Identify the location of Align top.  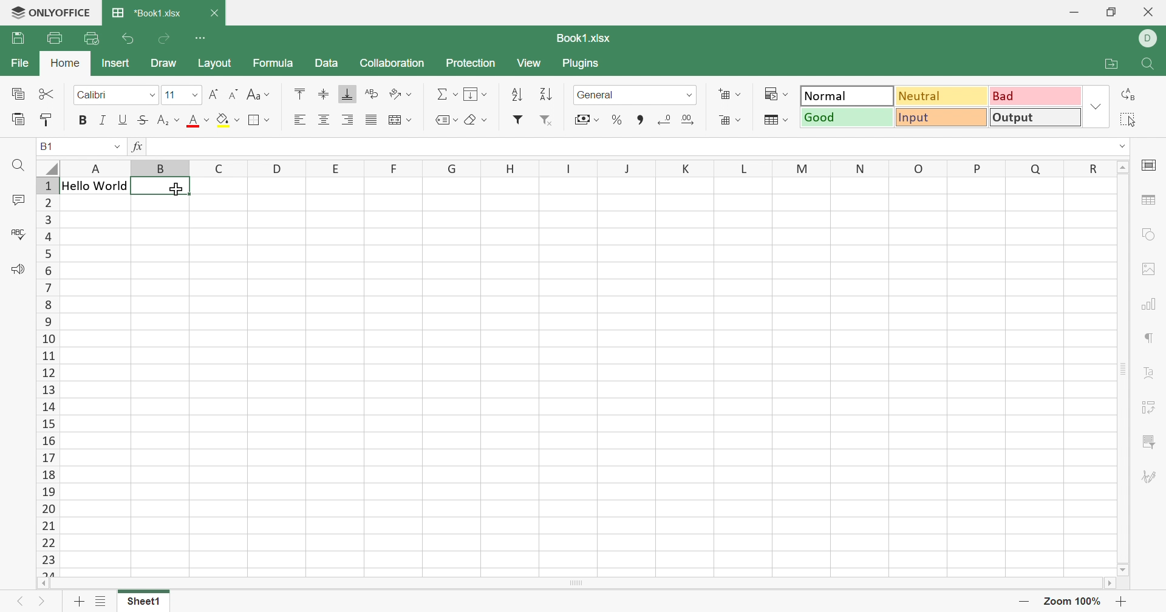
(301, 93).